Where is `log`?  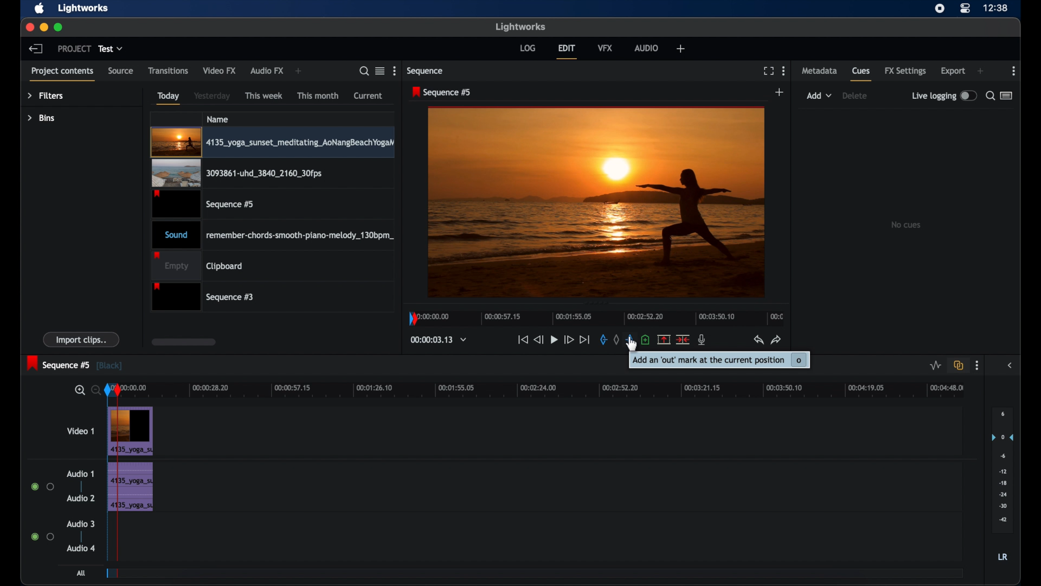
log is located at coordinates (528, 48).